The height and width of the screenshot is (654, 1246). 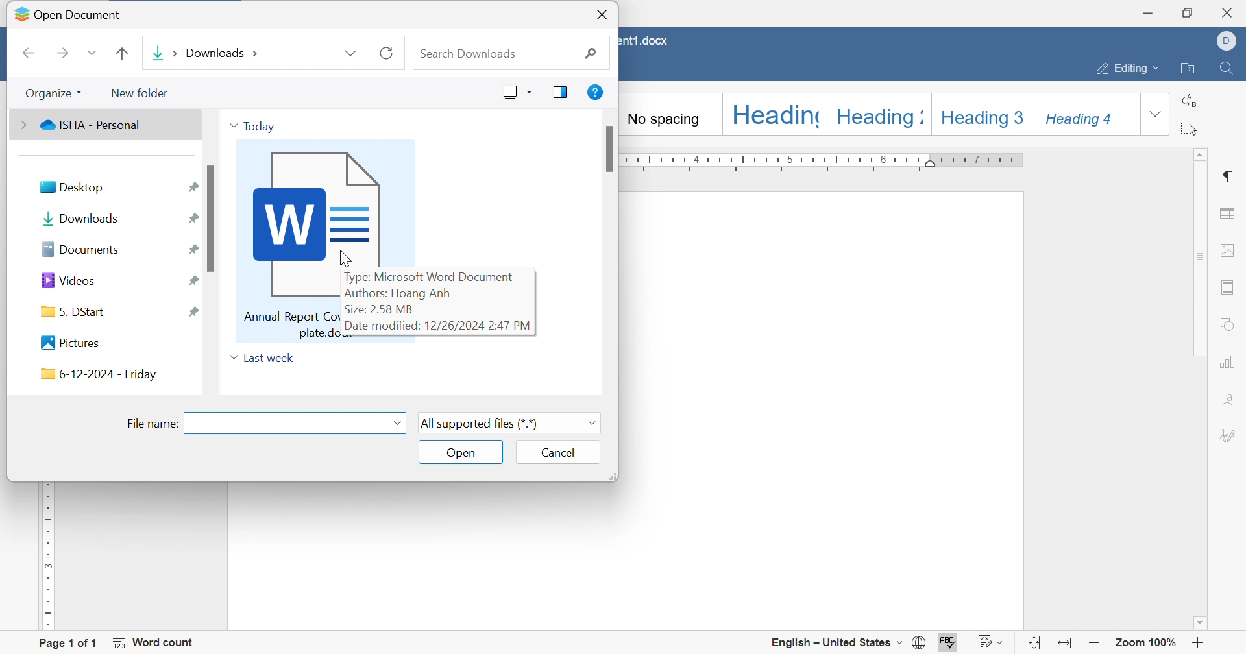 What do you see at coordinates (252, 128) in the screenshot?
I see `today` at bounding box center [252, 128].